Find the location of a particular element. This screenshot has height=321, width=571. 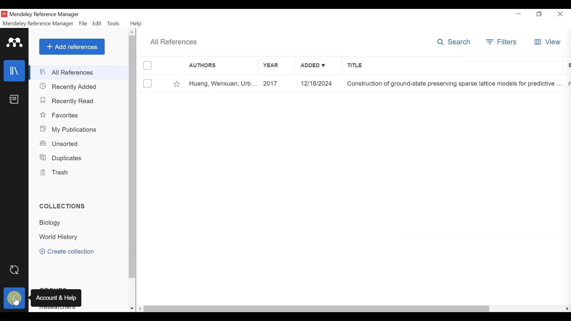

Unsorted is located at coordinates (60, 144).